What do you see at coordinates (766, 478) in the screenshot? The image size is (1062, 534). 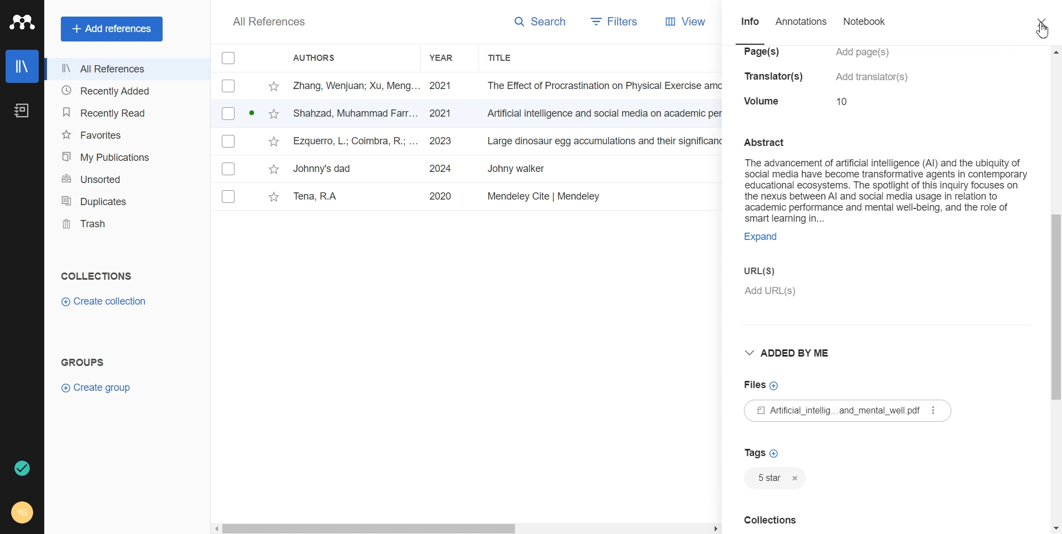 I see `5 Star` at bounding box center [766, 478].